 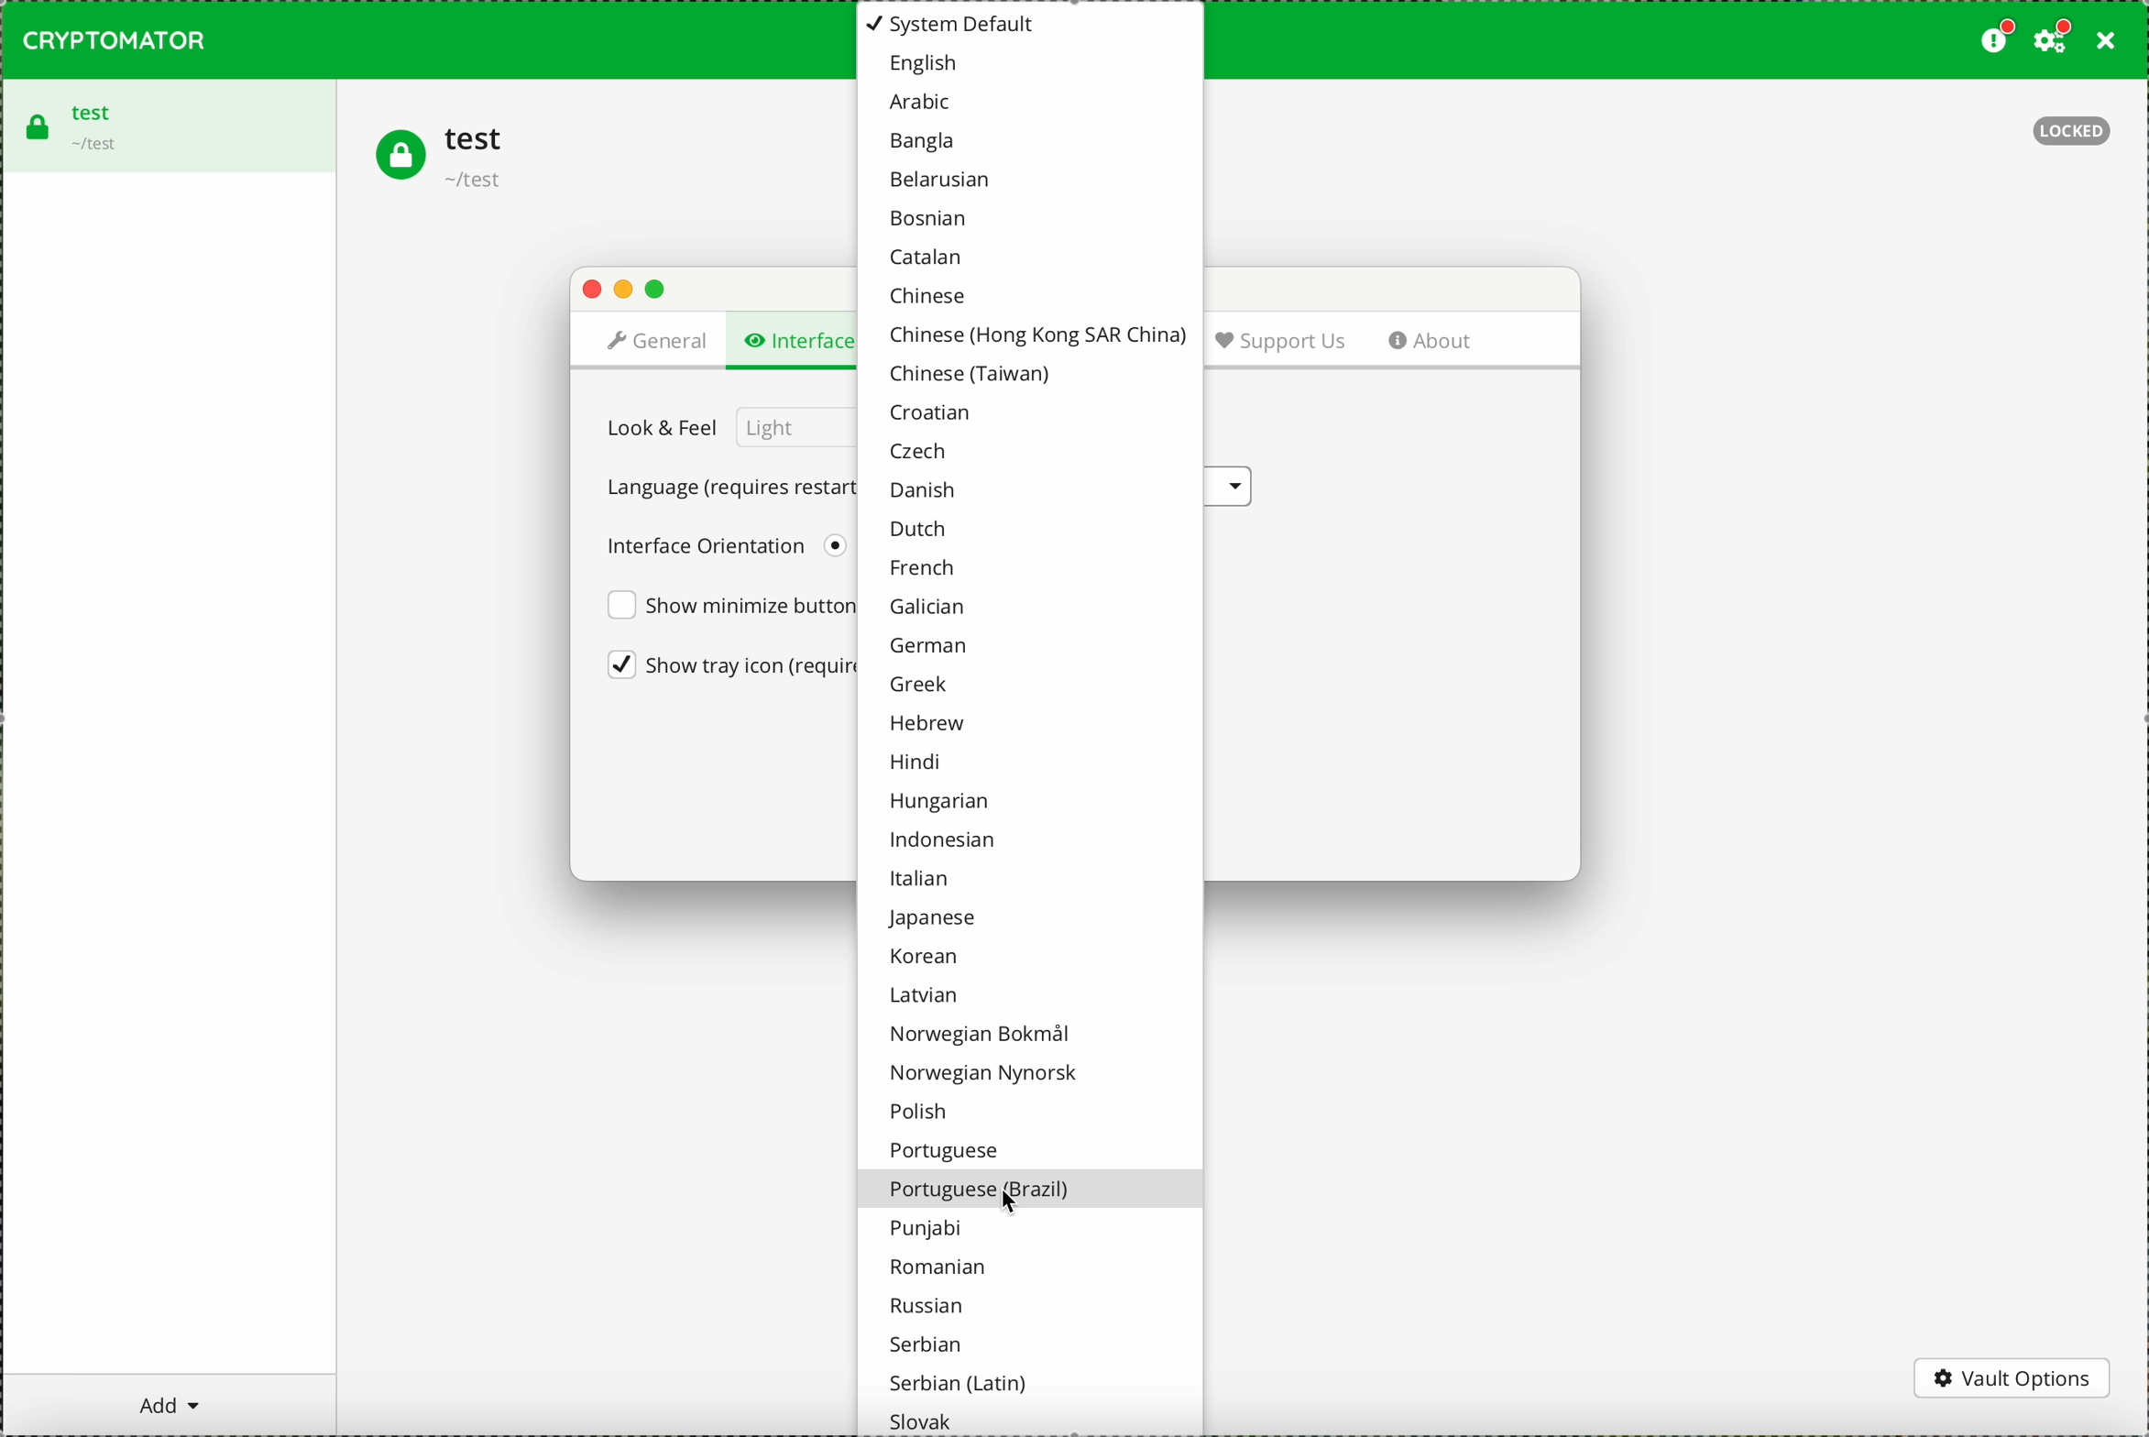 What do you see at coordinates (834, 545) in the screenshot?
I see `left to right` at bounding box center [834, 545].